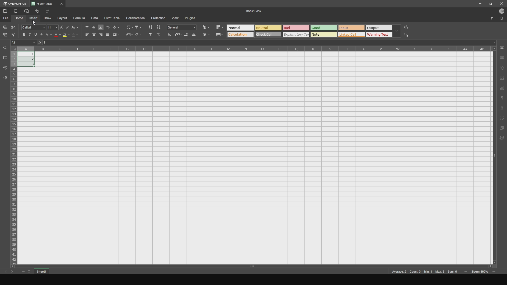  I want to click on copy, so click(5, 26).